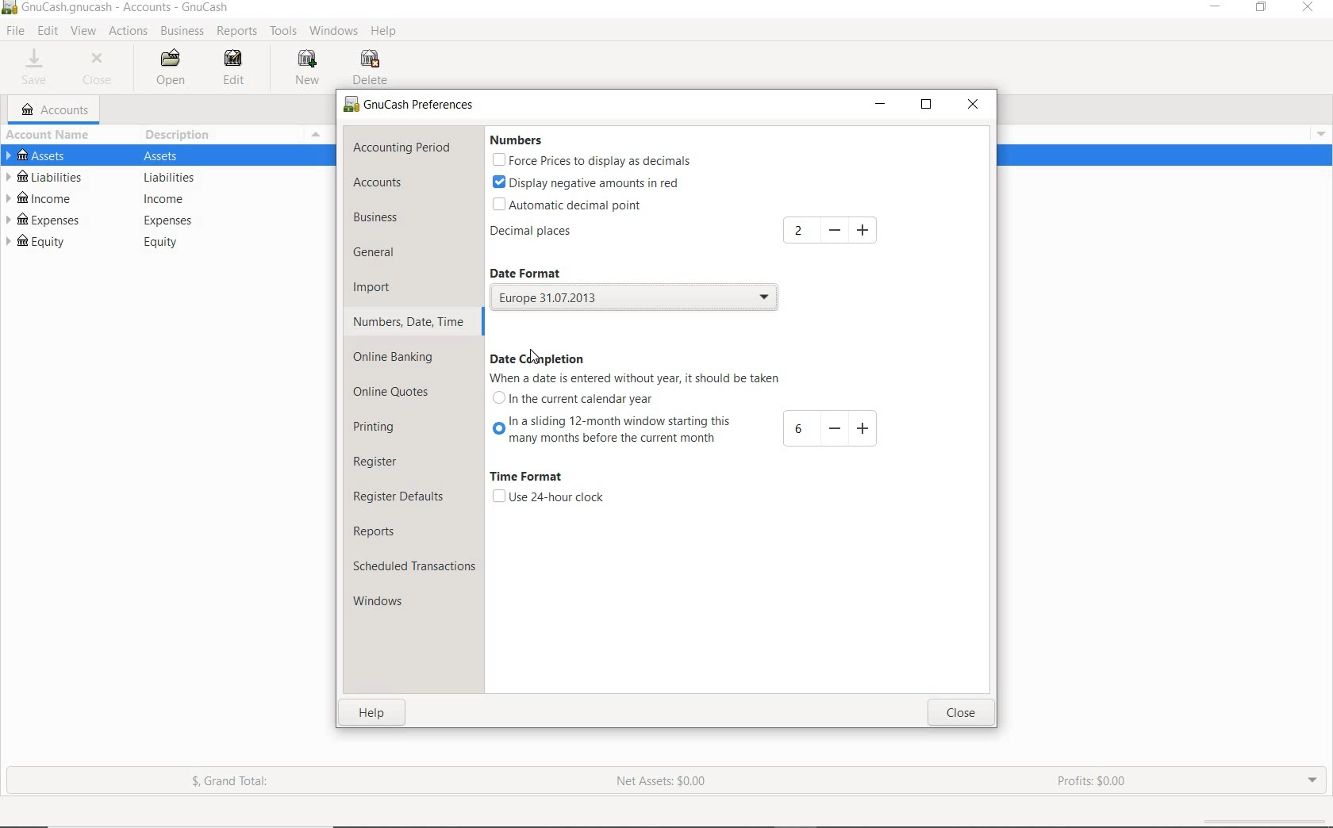 The image size is (1333, 828). What do you see at coordinates (514, 140) in the screenshot?
I see `numbers` at bounding box center [514, 140].